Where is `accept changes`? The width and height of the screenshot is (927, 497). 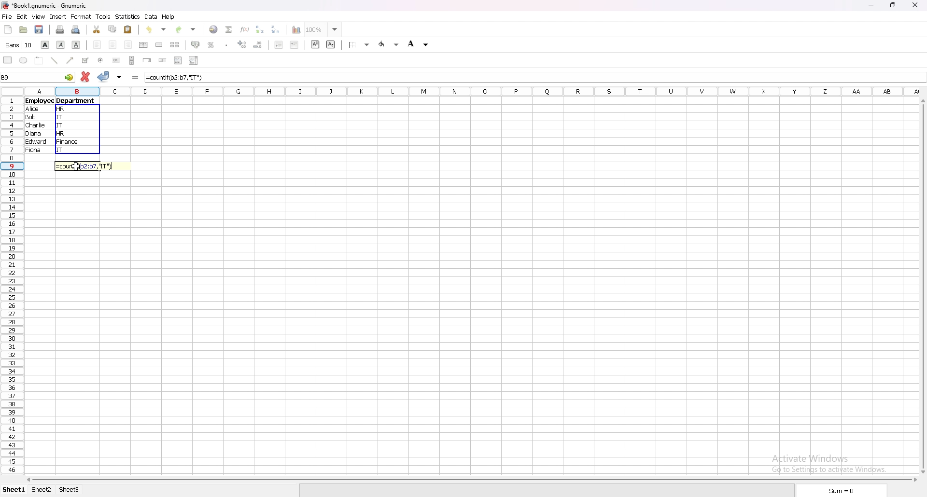 accept changes is located at coordinates (104, 77).